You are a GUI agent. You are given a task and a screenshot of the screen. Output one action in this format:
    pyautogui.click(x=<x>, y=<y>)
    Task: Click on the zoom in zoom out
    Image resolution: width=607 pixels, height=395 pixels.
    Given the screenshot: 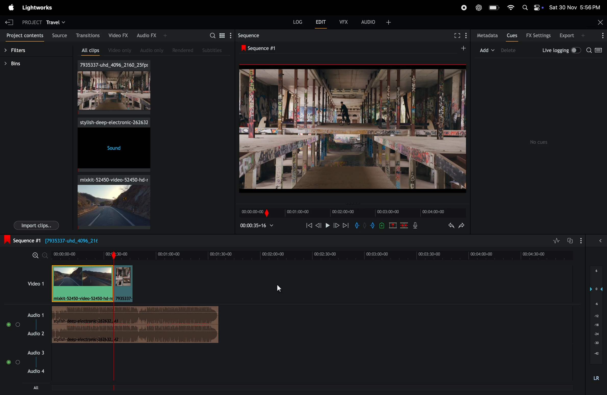 What is the action you would take?
    pyautogui.click(x=36, y=255)
    